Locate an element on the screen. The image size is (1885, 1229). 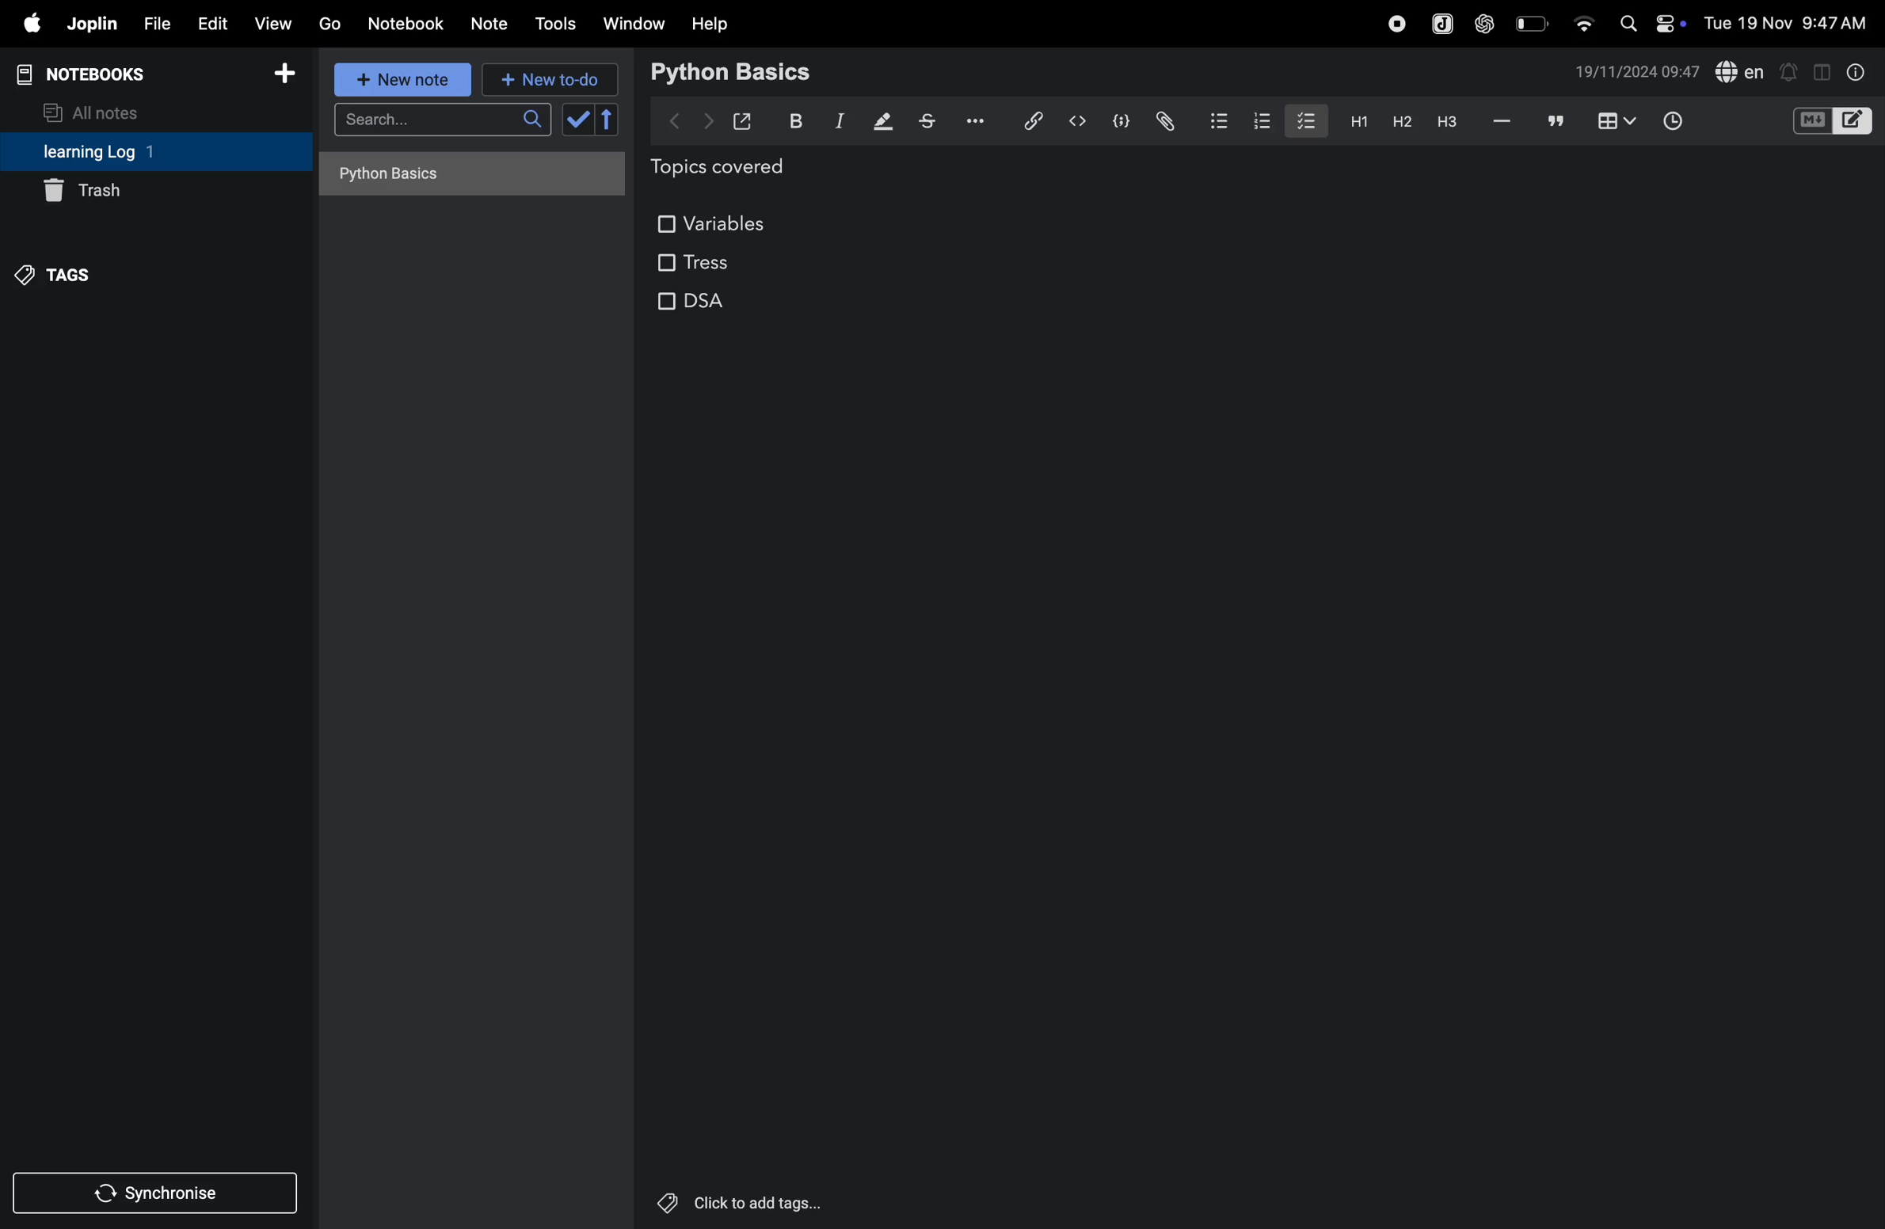
tress is located at coordinates (693, 262).